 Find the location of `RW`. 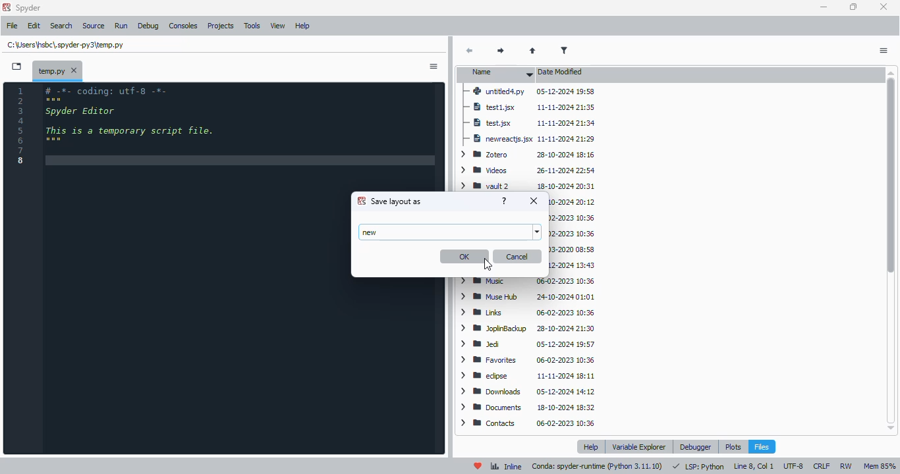

RW is located at coordinates (846, 465).